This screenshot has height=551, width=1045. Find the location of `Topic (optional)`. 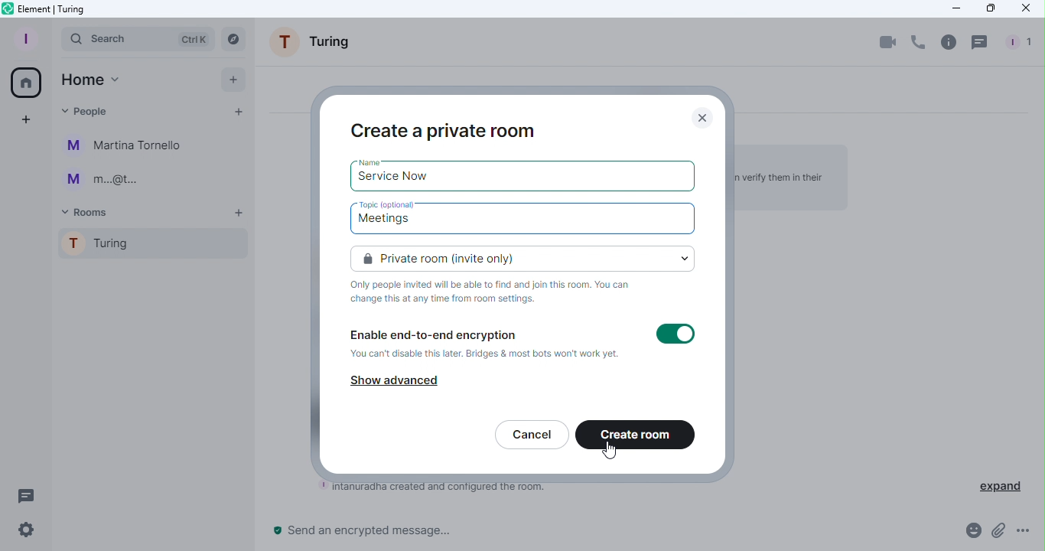

Topic (optional) is located at coordinates (392, 205).